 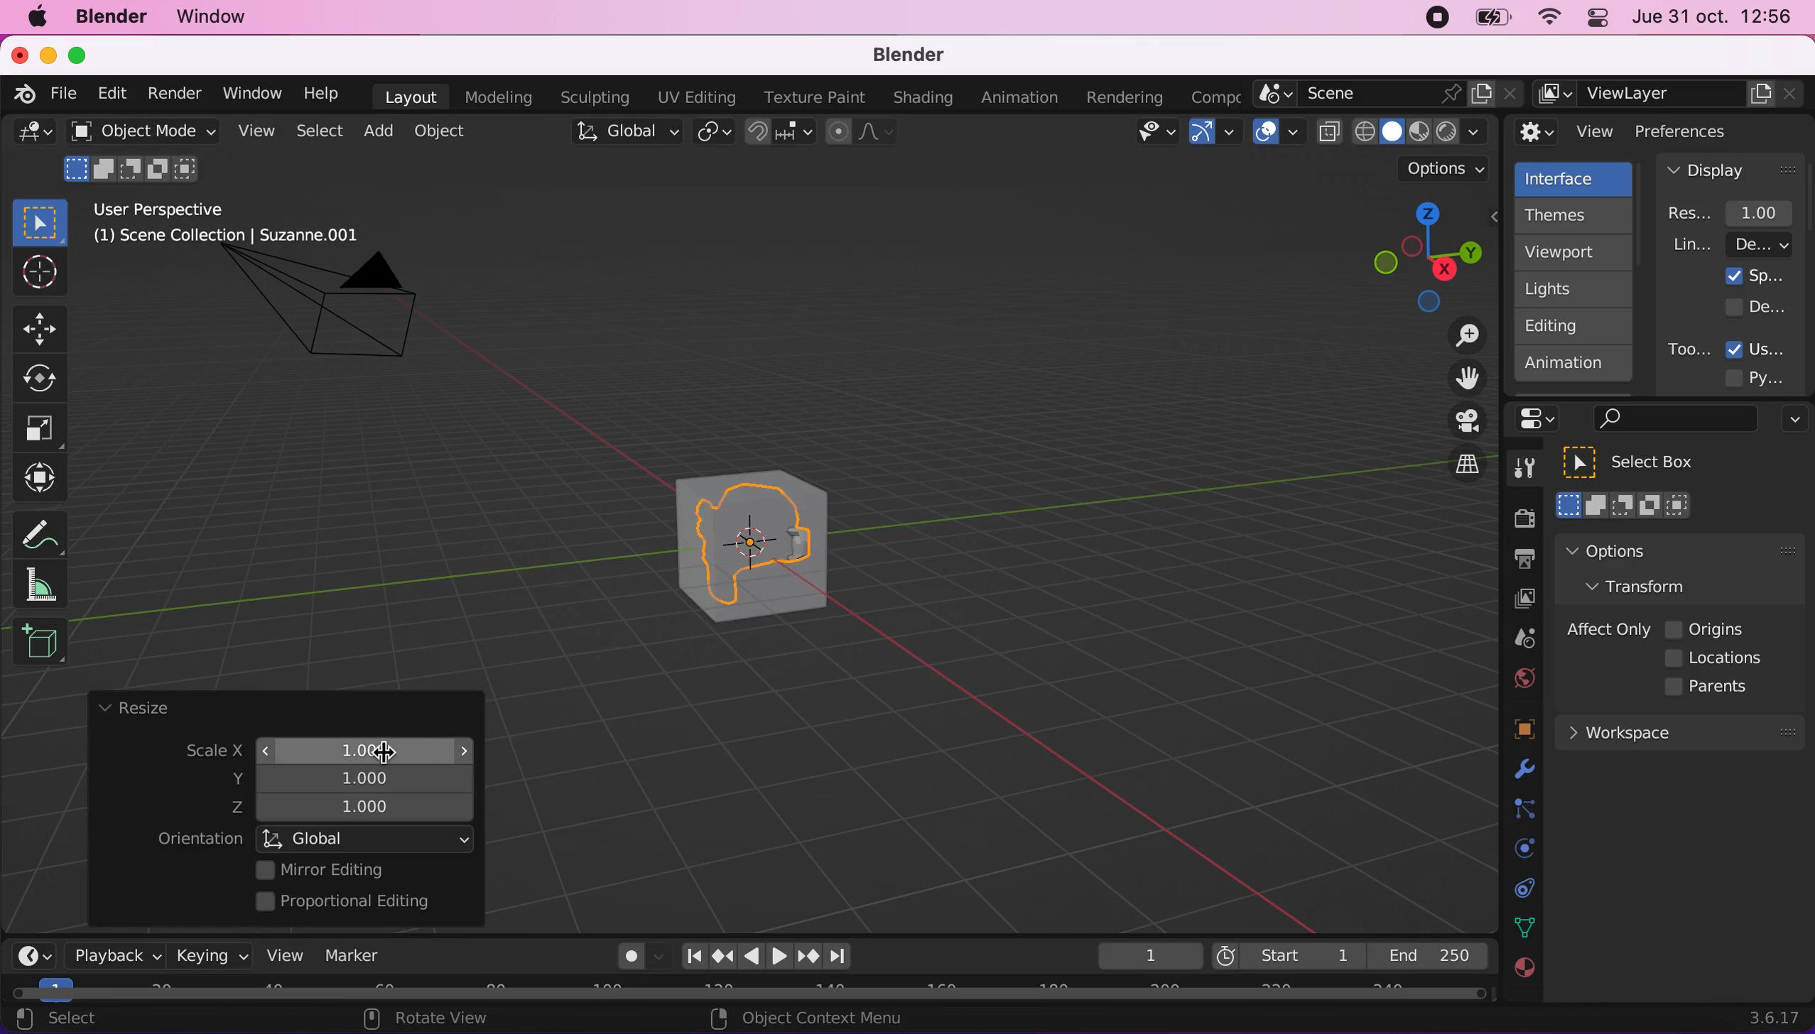 What do you see at coordinates (1286, 955) in the screenshot?
I see `start 1` at bounding box center [1286, 955].